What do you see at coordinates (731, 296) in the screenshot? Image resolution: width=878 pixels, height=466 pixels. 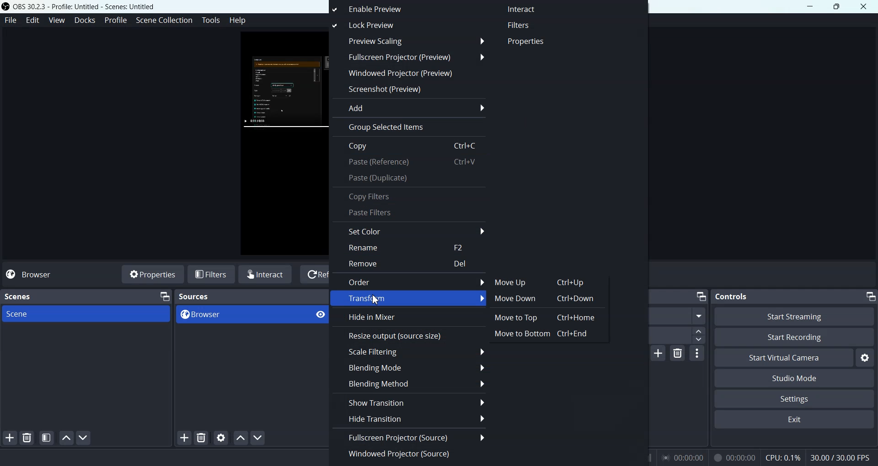 I see `Controls` at bounding box center [731, 296].